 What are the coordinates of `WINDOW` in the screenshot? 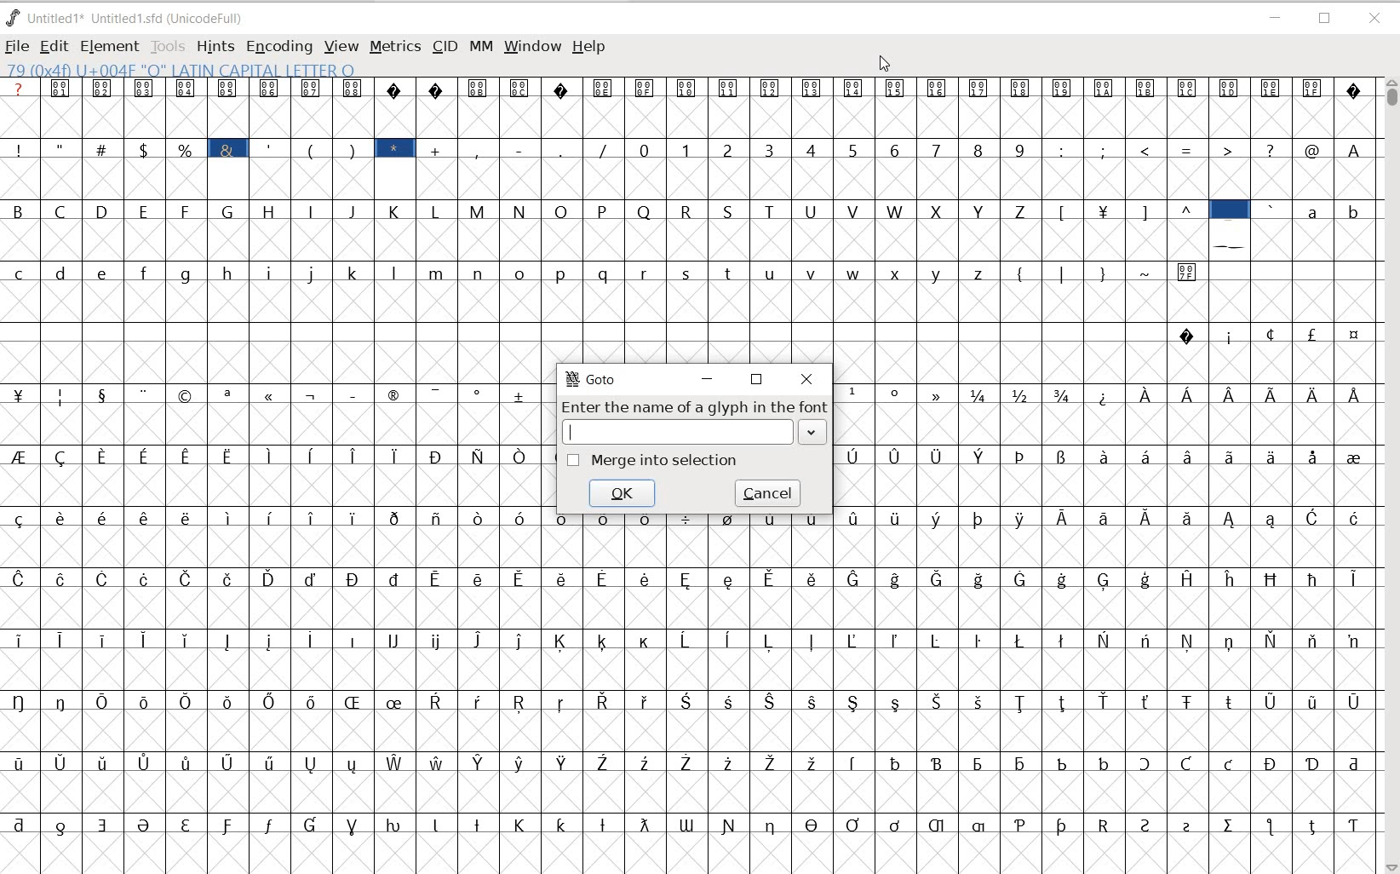 It's located at (531, 46).